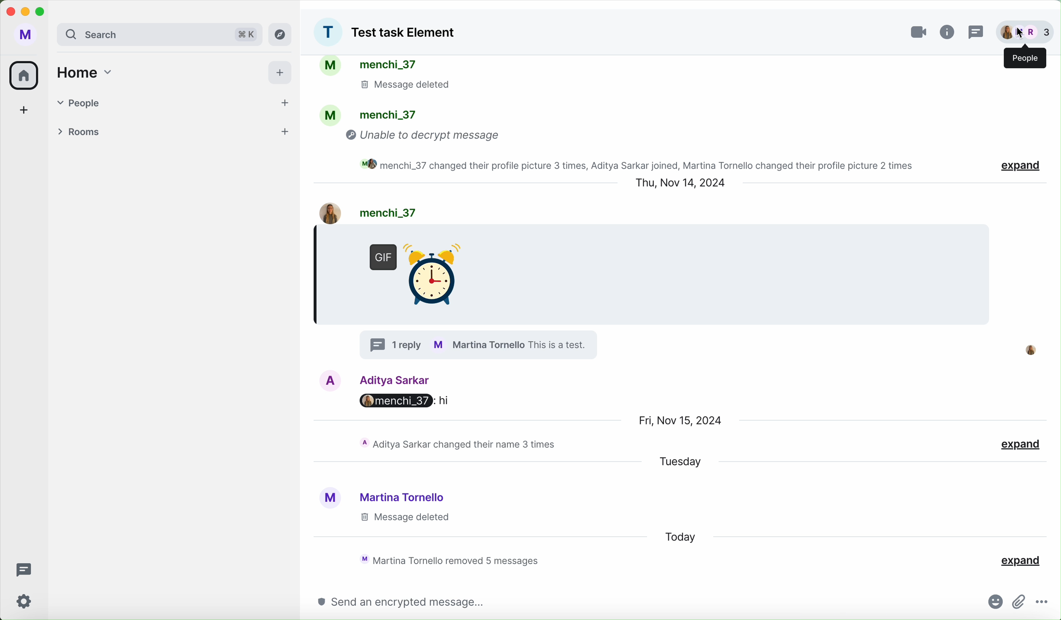 The height and width of the screenshot is (620, 1061). I want to click on maximize, so click(43, 12).